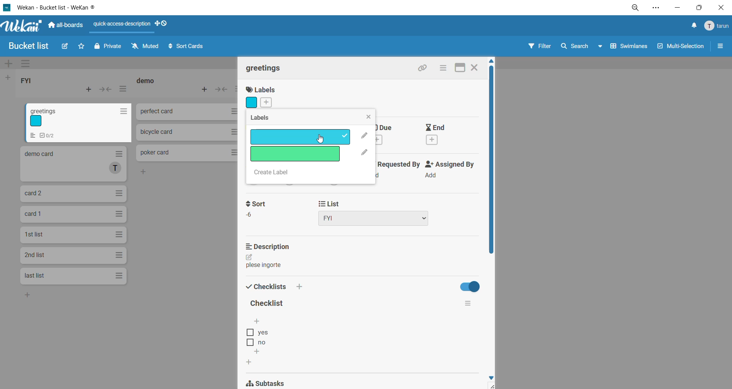 The height and width of the screenshot is (389, 732). Describe the element at coordinates (265, 119) in the screenshot. I see `labels` at that location.